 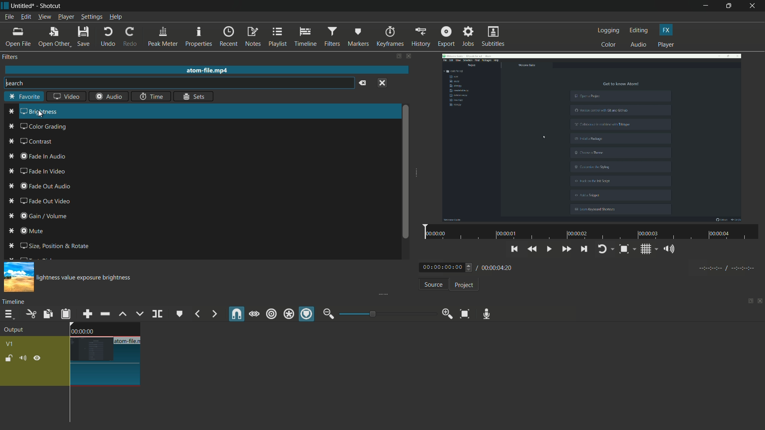 What do you see at coordinates (567, 250) in the screenshot?
I see `quickly play forward` at bounding box center [567, 250].